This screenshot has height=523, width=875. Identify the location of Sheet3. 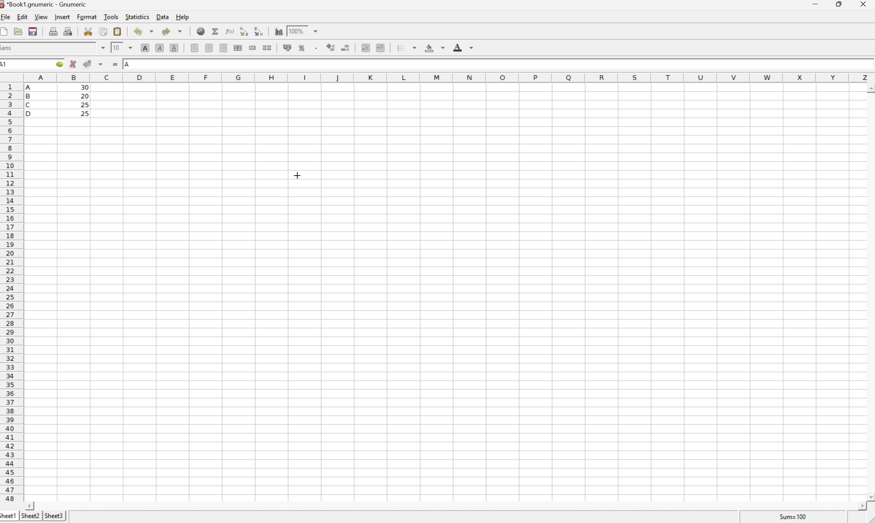
(55, 515).